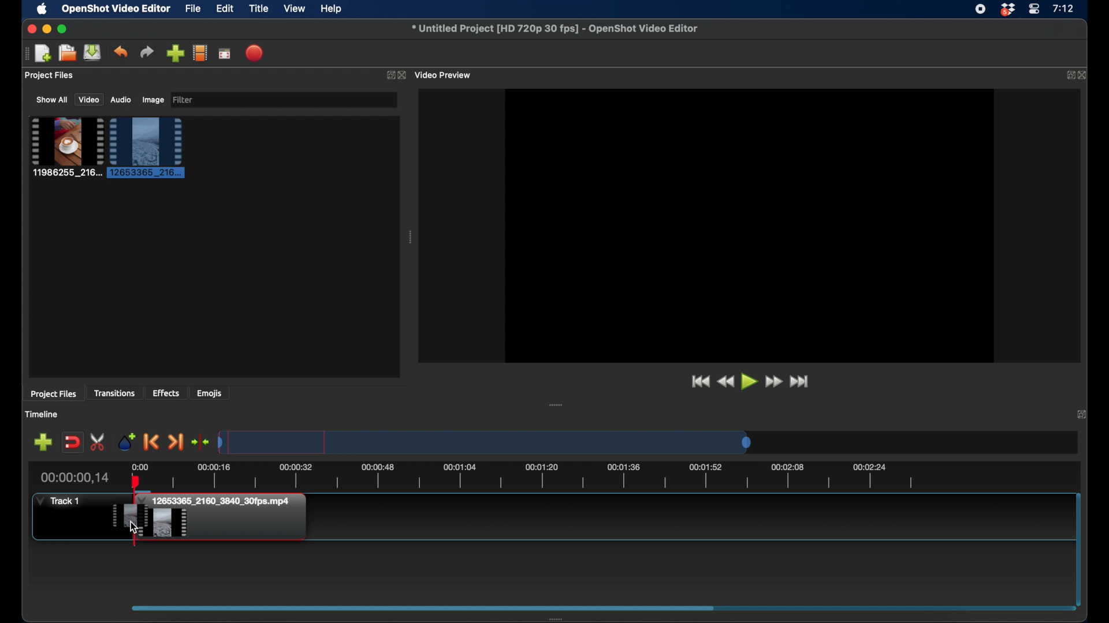  I want to click on import files, so click(176, 53).